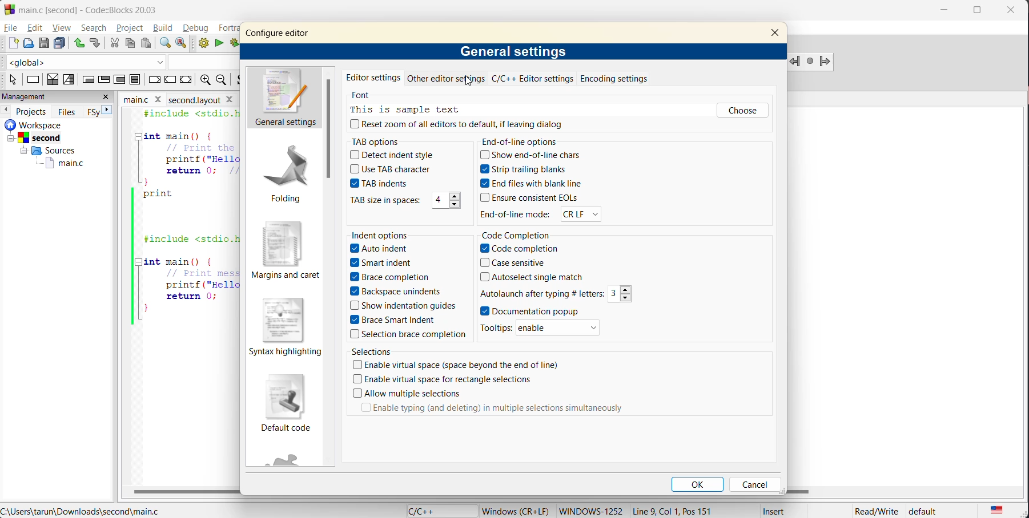  I want to click on close, so click(1014, 10).